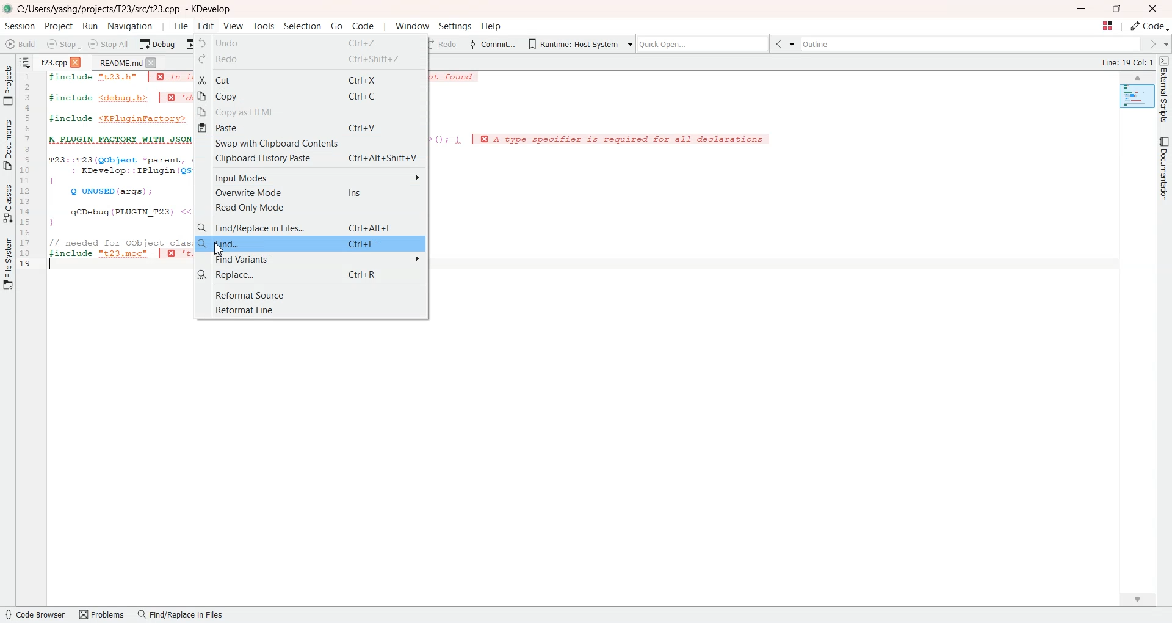  What do you see at coordinates (8, 85) in the screenshot?
I see `Project` at bounding box center [8, 85].